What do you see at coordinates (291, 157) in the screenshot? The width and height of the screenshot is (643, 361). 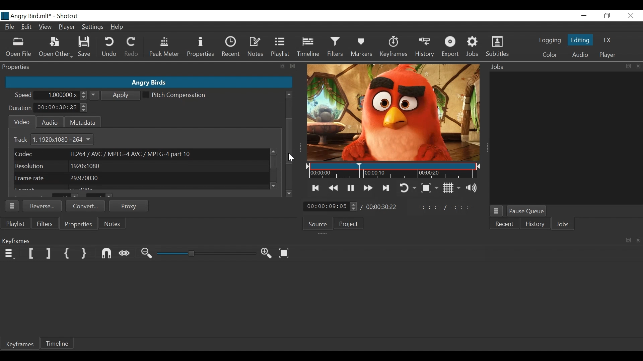 I see `Cursor` at bounding box center [291, 157].